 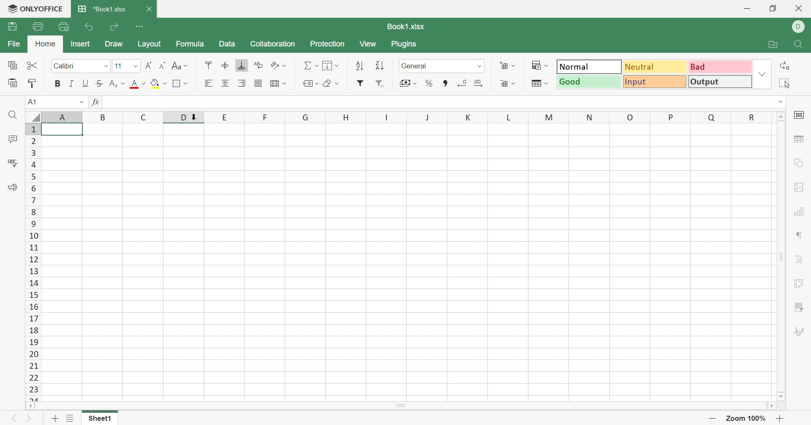 I want to click on Feedback & Support, so click(x=14, y=187).